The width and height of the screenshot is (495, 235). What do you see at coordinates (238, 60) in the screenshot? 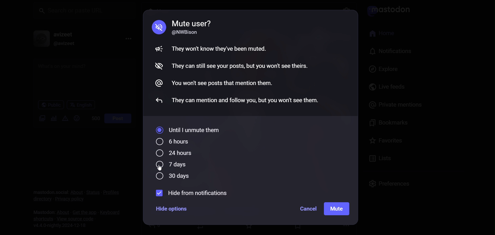
I see `Mute guidelines` at bounding box center [238, 60].